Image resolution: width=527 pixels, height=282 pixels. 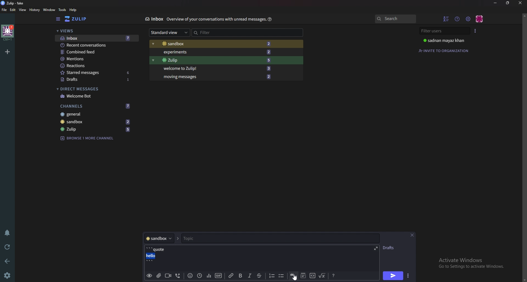 I want to click on Direct messages, so click(x=93, y=89).